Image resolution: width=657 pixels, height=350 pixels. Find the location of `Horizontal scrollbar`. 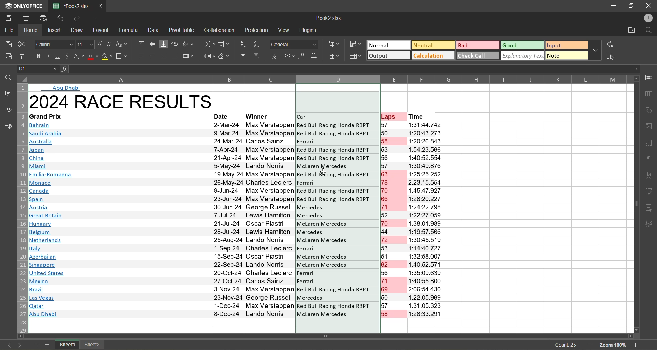

Horizontal scrollbar is located at coordinates (328, 336).